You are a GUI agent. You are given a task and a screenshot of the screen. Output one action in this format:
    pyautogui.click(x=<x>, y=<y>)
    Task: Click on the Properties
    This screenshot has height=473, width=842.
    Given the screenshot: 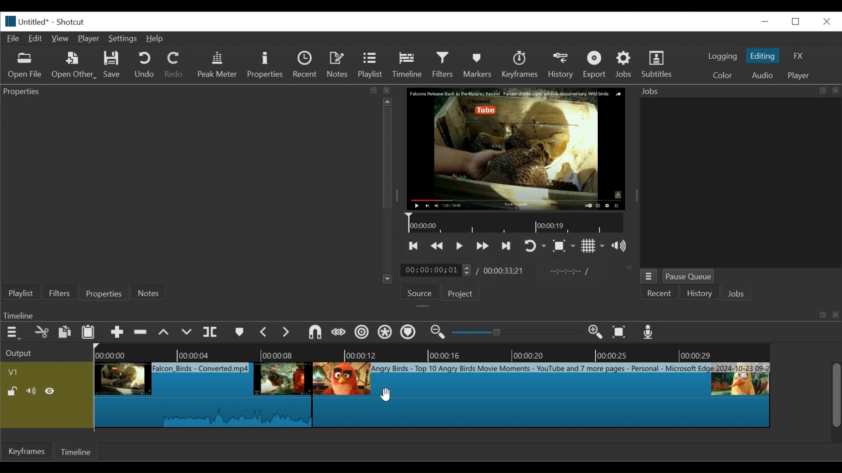 What is the action you would take?
    pyautogui.click(x=103, y=293)
    